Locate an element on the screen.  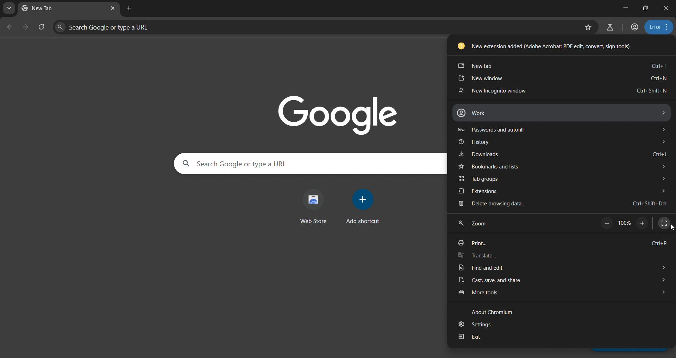
new tab is located at coordinates (129, 8).